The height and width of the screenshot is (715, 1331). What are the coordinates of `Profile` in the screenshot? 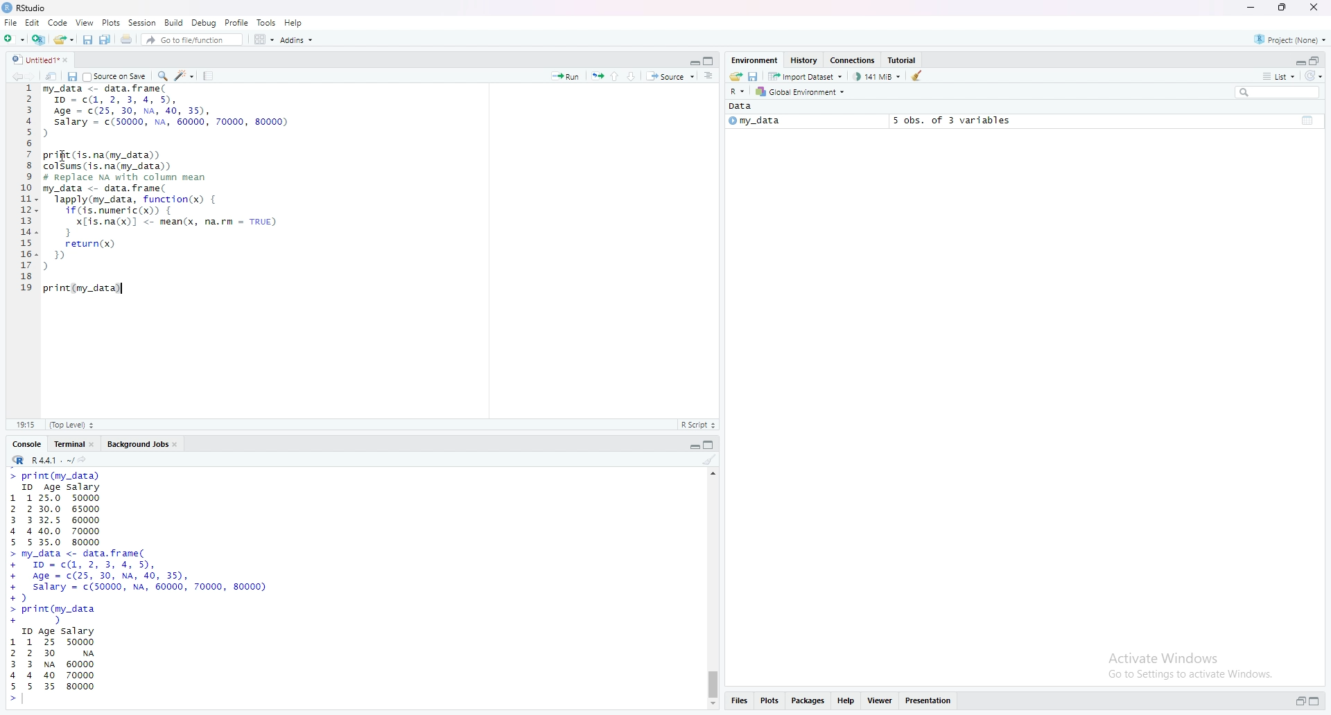 It's located at (238, 22).